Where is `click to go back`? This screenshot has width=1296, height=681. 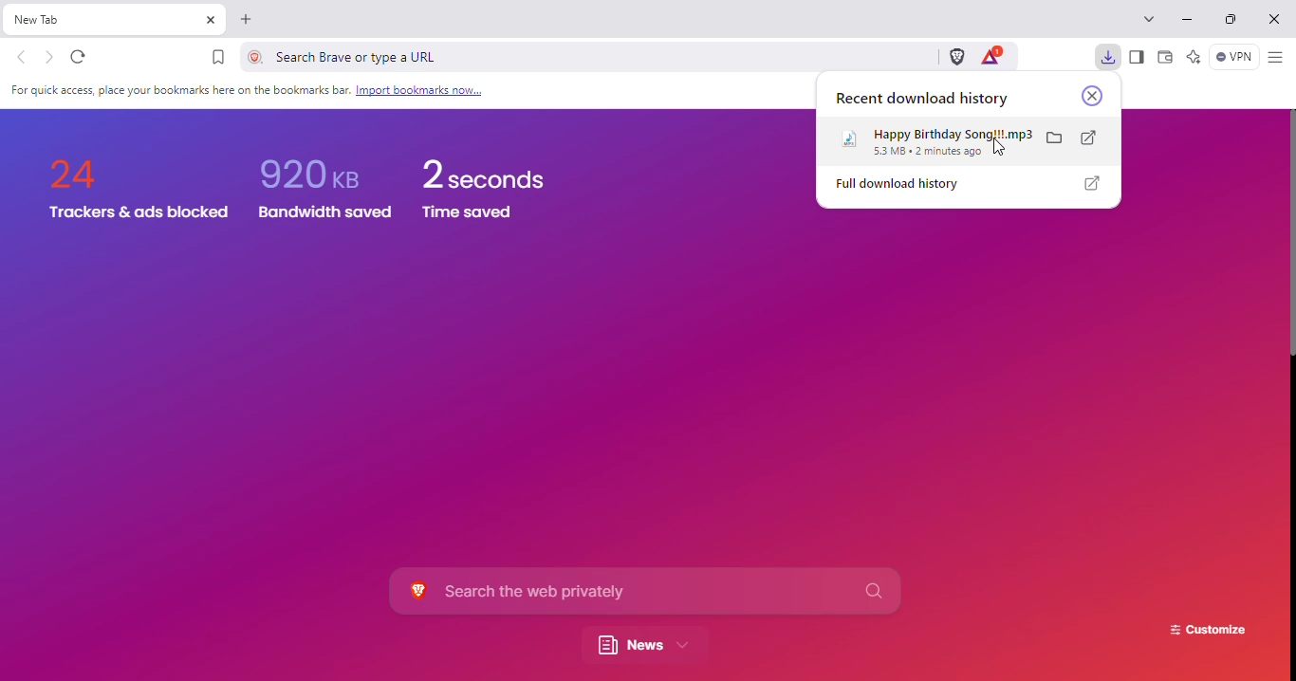
click to go back is located at coordinates (22, 57).